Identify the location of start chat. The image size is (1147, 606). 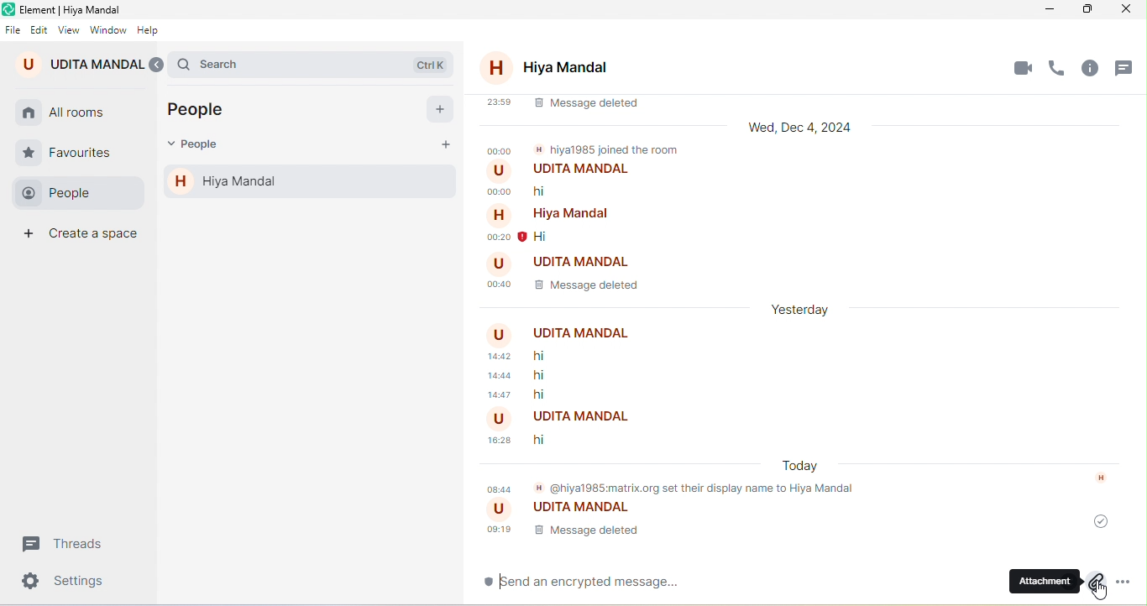
(443, 147).